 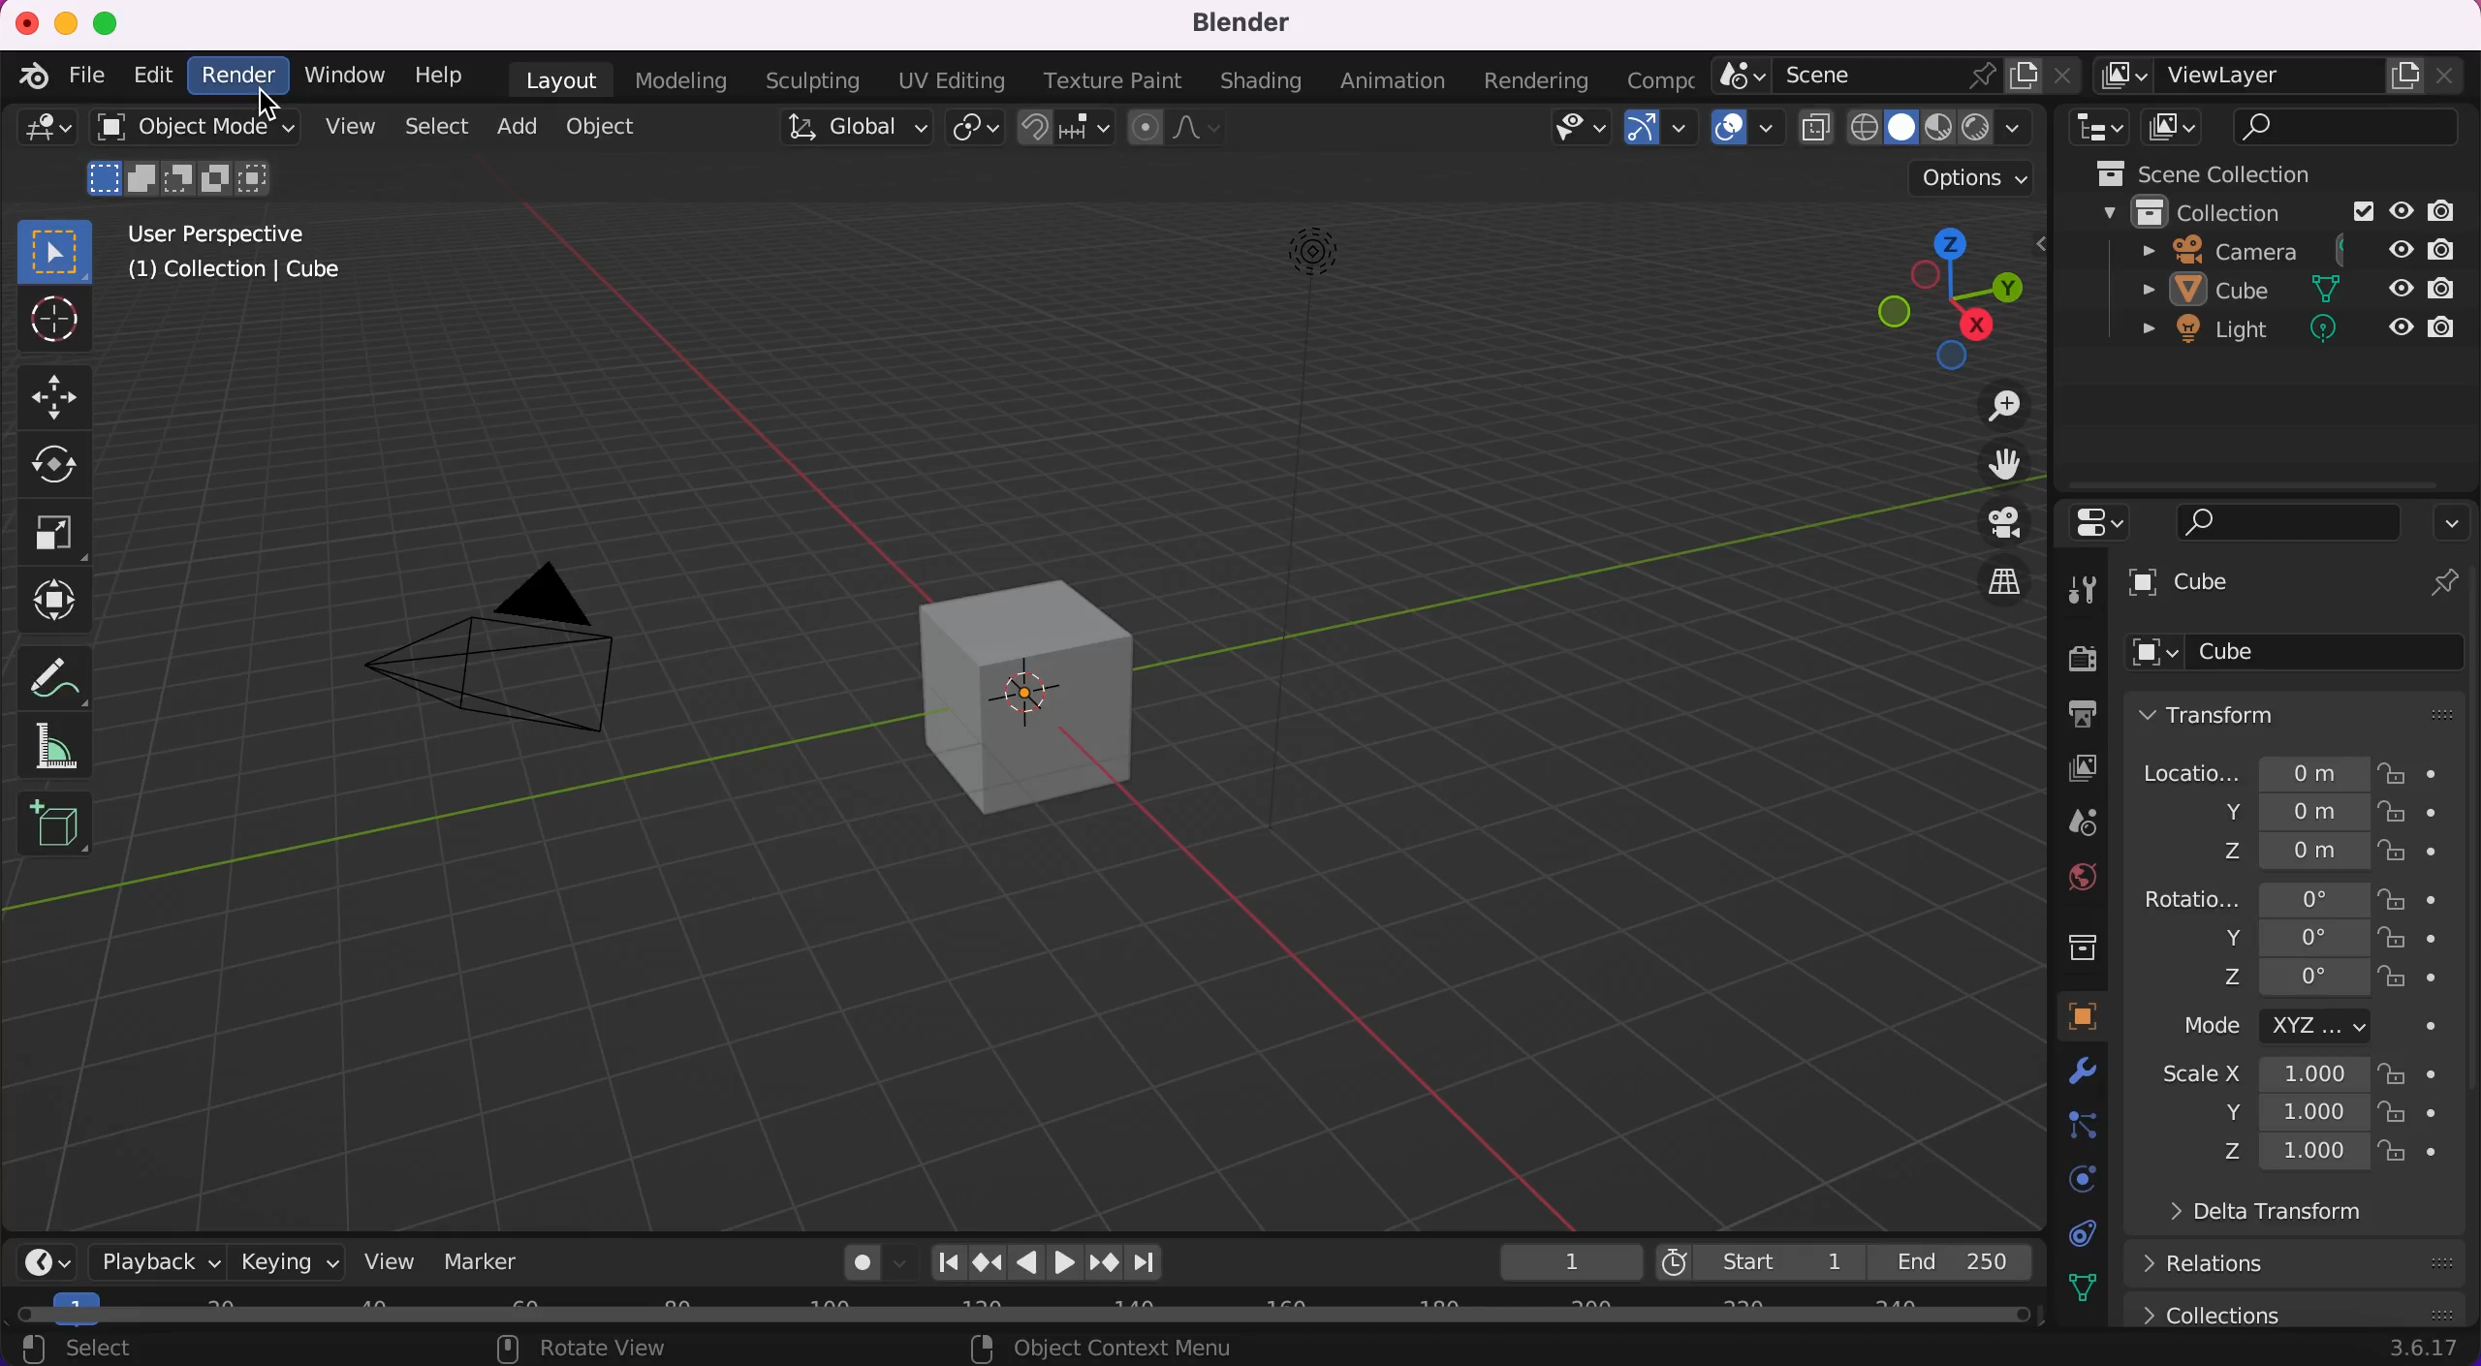 I want to click on light, so click(x=1294, y=532).